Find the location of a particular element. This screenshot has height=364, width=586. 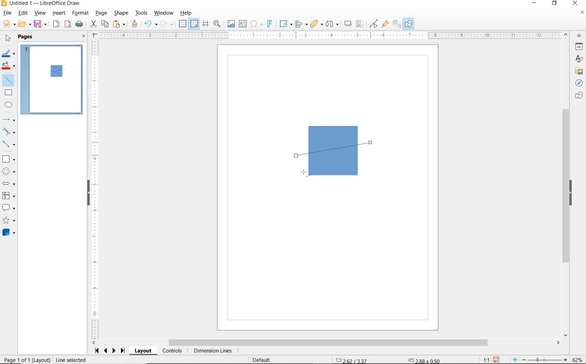

LINE TOOL AT DRAG is located at coordinates (371, 142).